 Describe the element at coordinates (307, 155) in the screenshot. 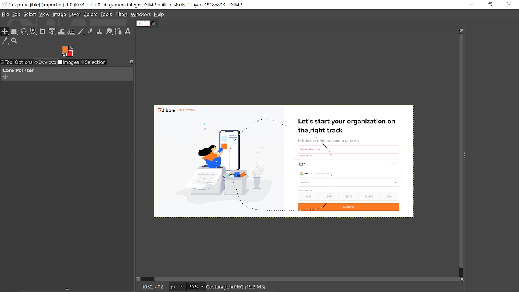

I see `` at that location.